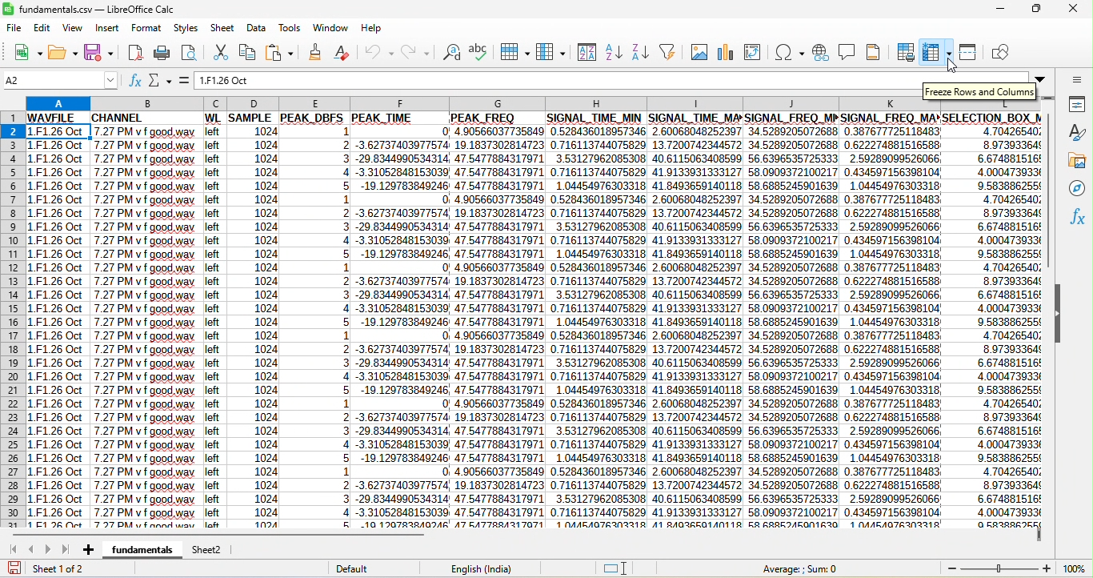 This screenshot has height=578, width=1093. I want to click on freeze row and column, so click(941, 50).